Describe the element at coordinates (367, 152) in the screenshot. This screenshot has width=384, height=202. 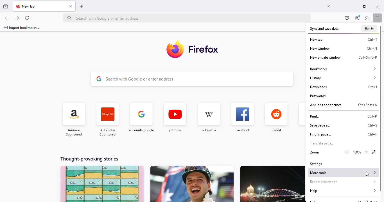
I see `zoom in` at that location.